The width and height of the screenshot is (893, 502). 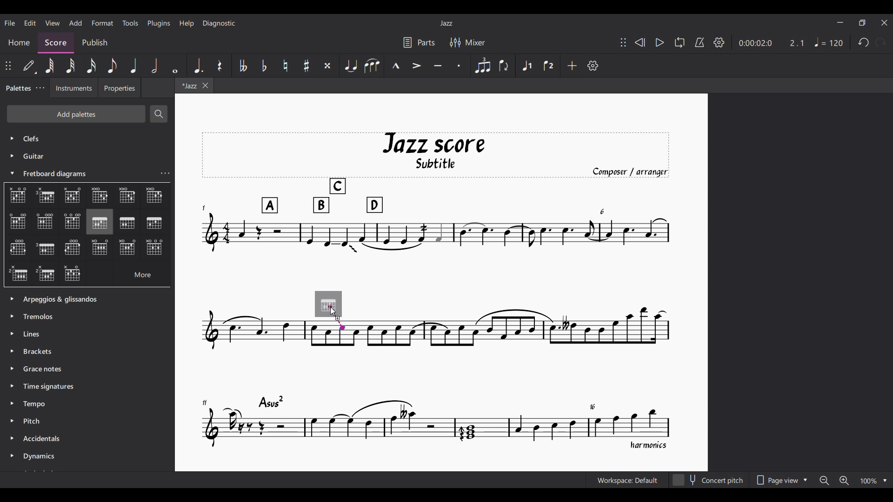 What do you see at coordinates (417, 66) in the screenshot?
I see `Accent` at bounding box center [417, 66].